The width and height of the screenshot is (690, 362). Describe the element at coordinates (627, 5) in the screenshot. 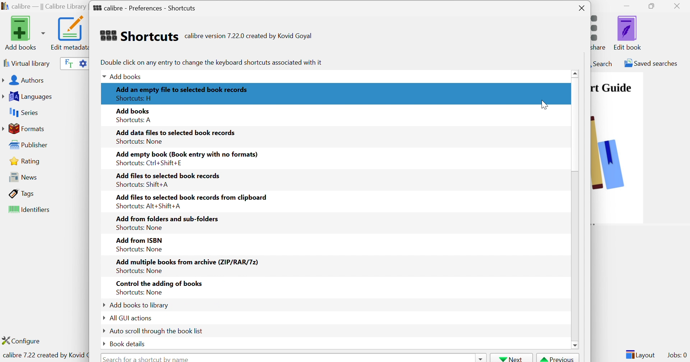

I see `Minimize` at that location.